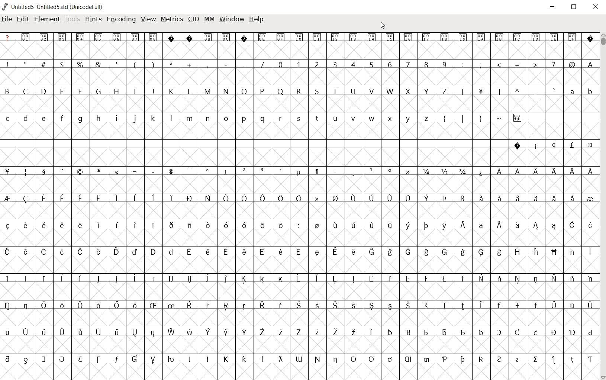 This screenshot has width=606, height=380. I want to click on Symbol, so click(354, 225).